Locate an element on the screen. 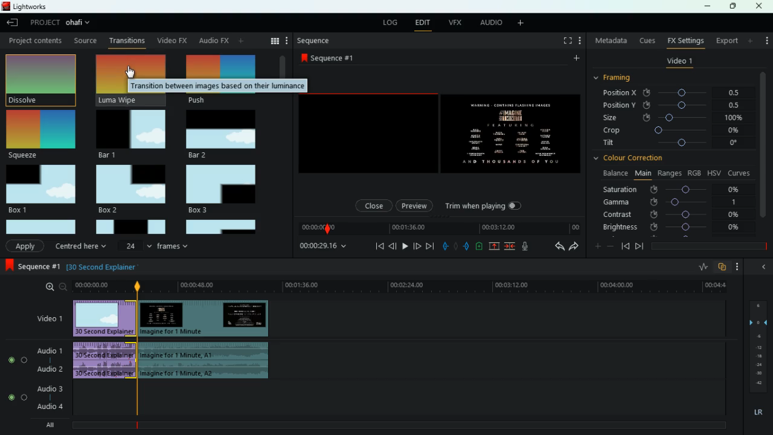 This screenshot has width=773, height=435. full screen is located at coordinates (568, 42).